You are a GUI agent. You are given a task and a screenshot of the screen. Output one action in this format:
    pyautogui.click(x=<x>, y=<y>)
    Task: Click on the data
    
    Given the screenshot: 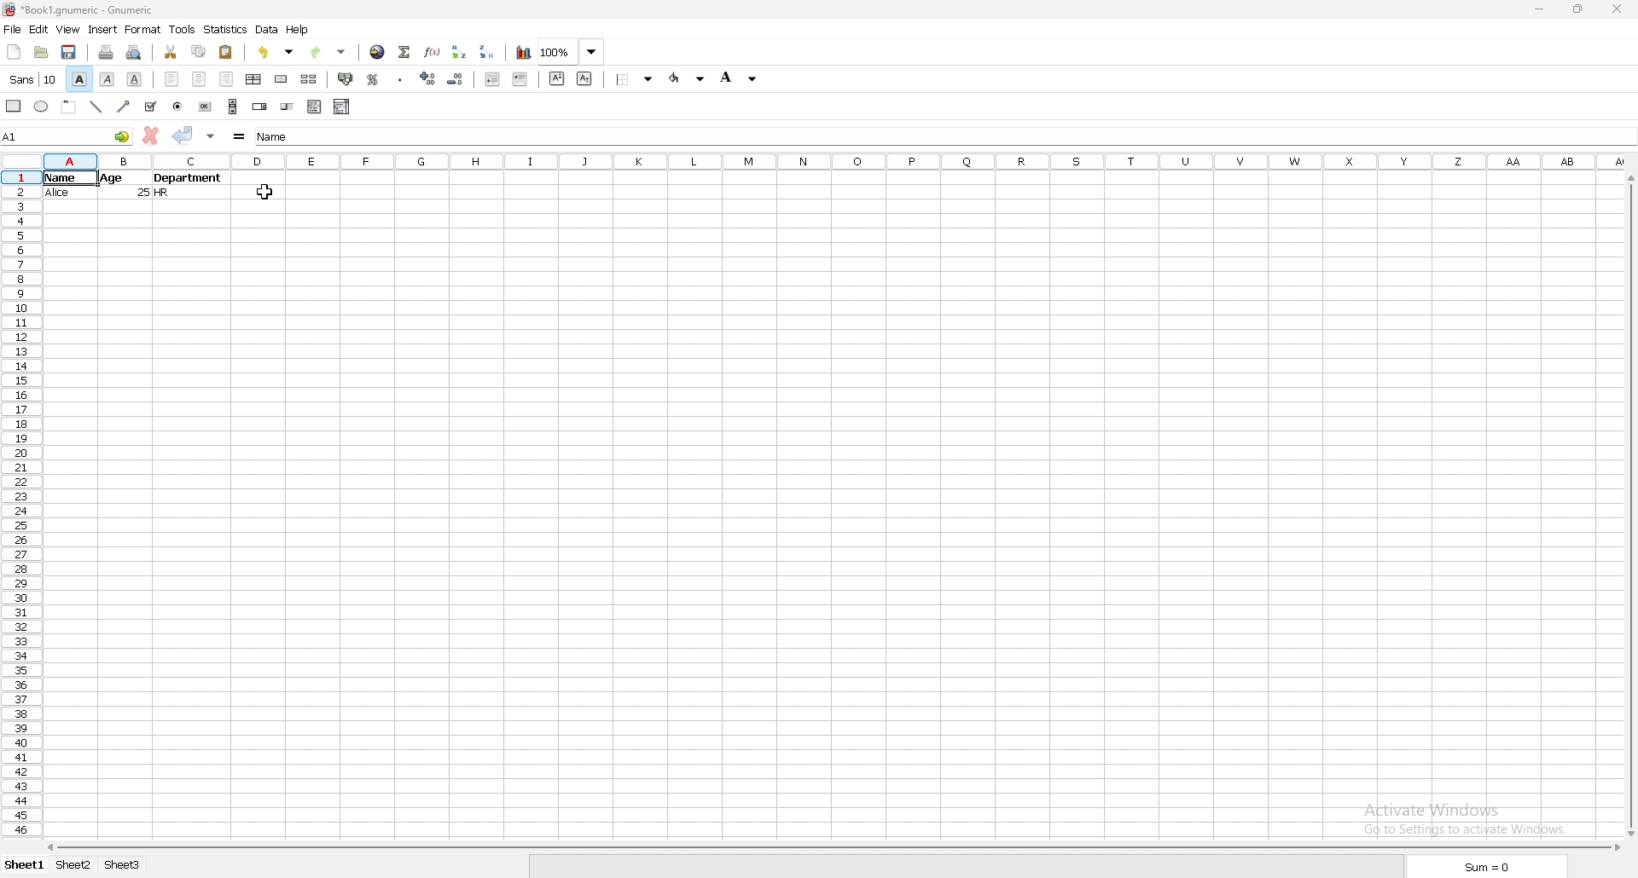 What is the action you would take?
    pyautogui.click(x=137, y=184)
    